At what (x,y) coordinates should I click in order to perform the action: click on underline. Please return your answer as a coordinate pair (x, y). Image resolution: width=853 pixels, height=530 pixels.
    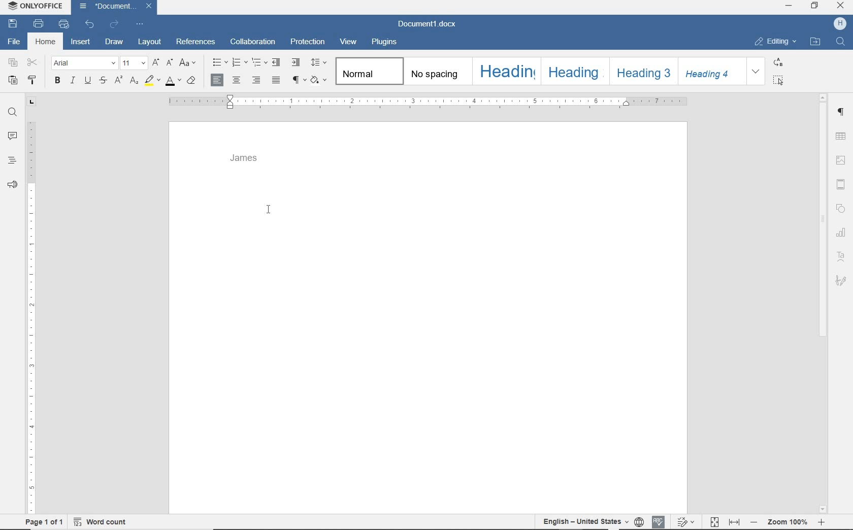
    Looking at the image, I should click on (88, 81).